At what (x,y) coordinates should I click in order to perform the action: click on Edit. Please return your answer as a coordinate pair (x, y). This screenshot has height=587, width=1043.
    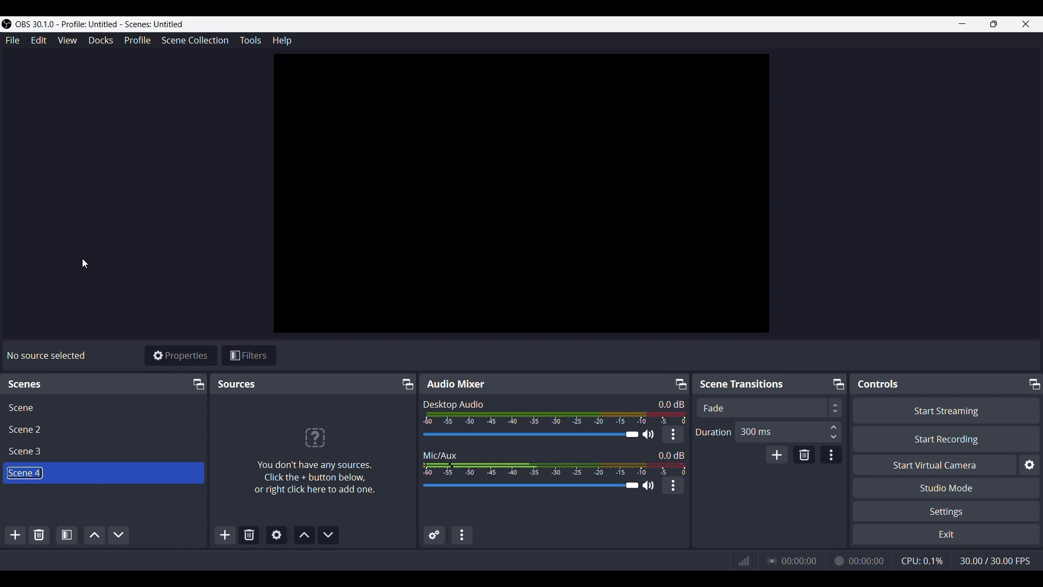
    Looking at the image, I should click on (39, 41).